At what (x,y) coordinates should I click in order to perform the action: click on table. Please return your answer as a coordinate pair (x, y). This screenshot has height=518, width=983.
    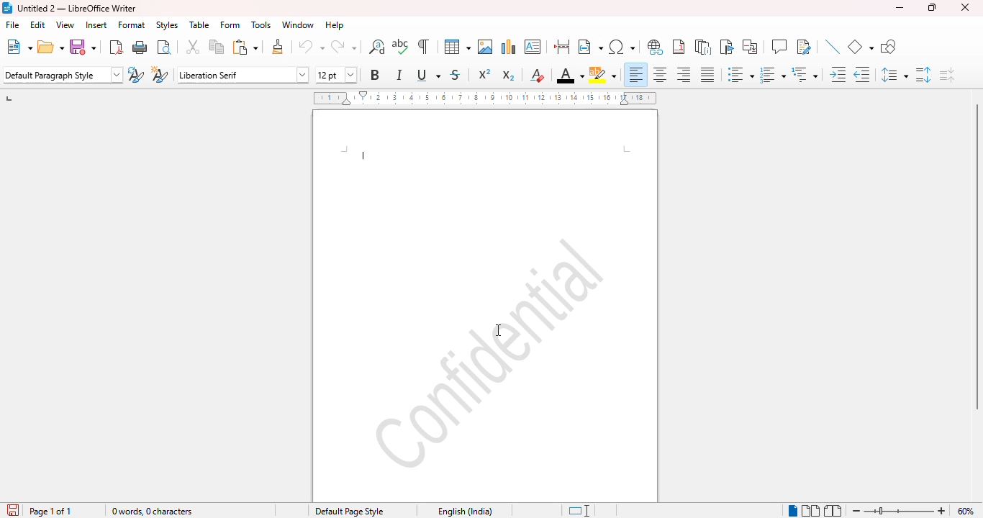
    Looking at the image, I should click on (199, 24).